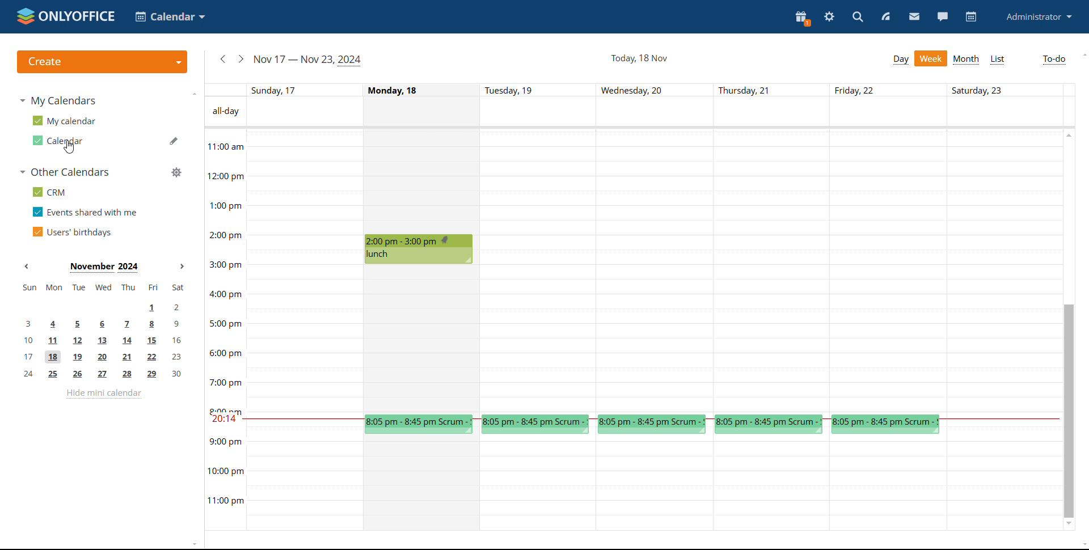 The height and width of the screenshot is (550, 1089). What do you see at coordinates (1082, 545) in the screenshot?
I see `scroll down` at bounding box center [1082, 545].